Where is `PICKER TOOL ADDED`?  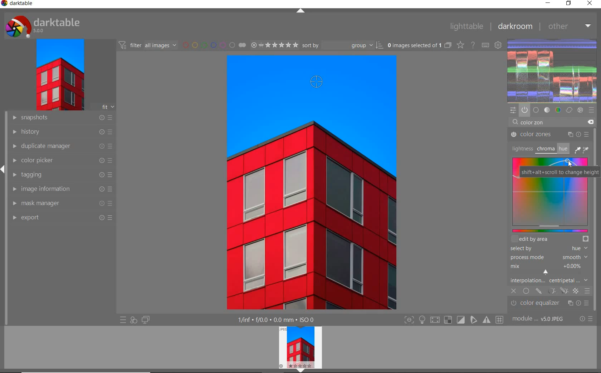 PICKER TOOL ADDED is located at coordinates (314, 82).